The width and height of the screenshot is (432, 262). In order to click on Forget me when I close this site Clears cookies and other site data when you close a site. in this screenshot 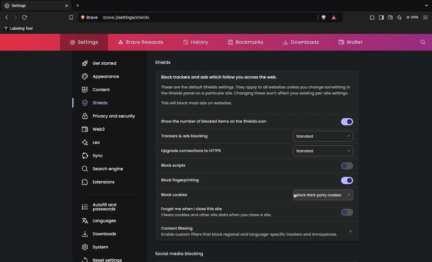, I will do `click(222, 212)`.